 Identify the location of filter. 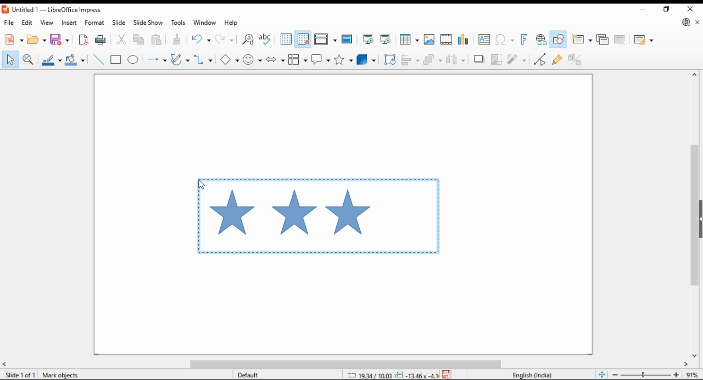
(517, 59).